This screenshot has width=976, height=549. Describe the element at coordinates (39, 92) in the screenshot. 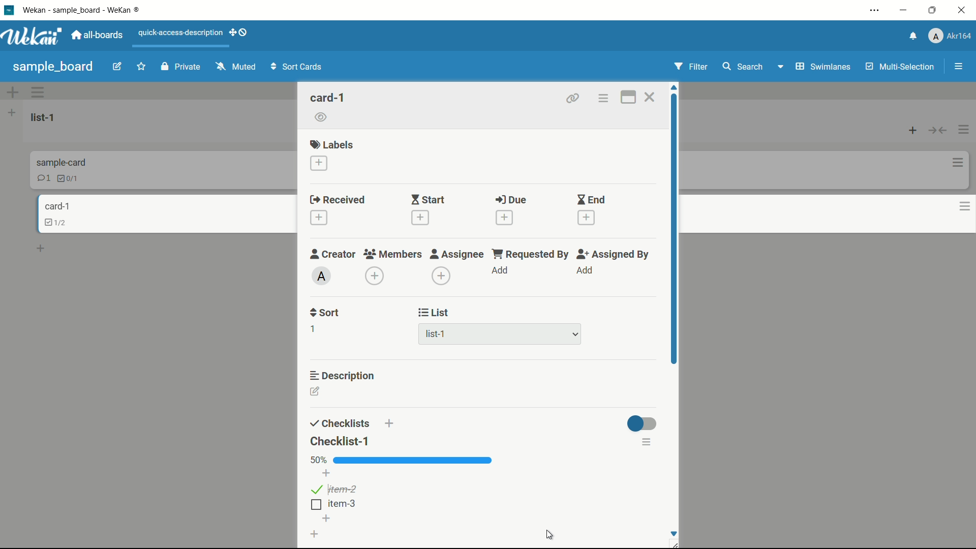

I see `swimlane actions` at that location.